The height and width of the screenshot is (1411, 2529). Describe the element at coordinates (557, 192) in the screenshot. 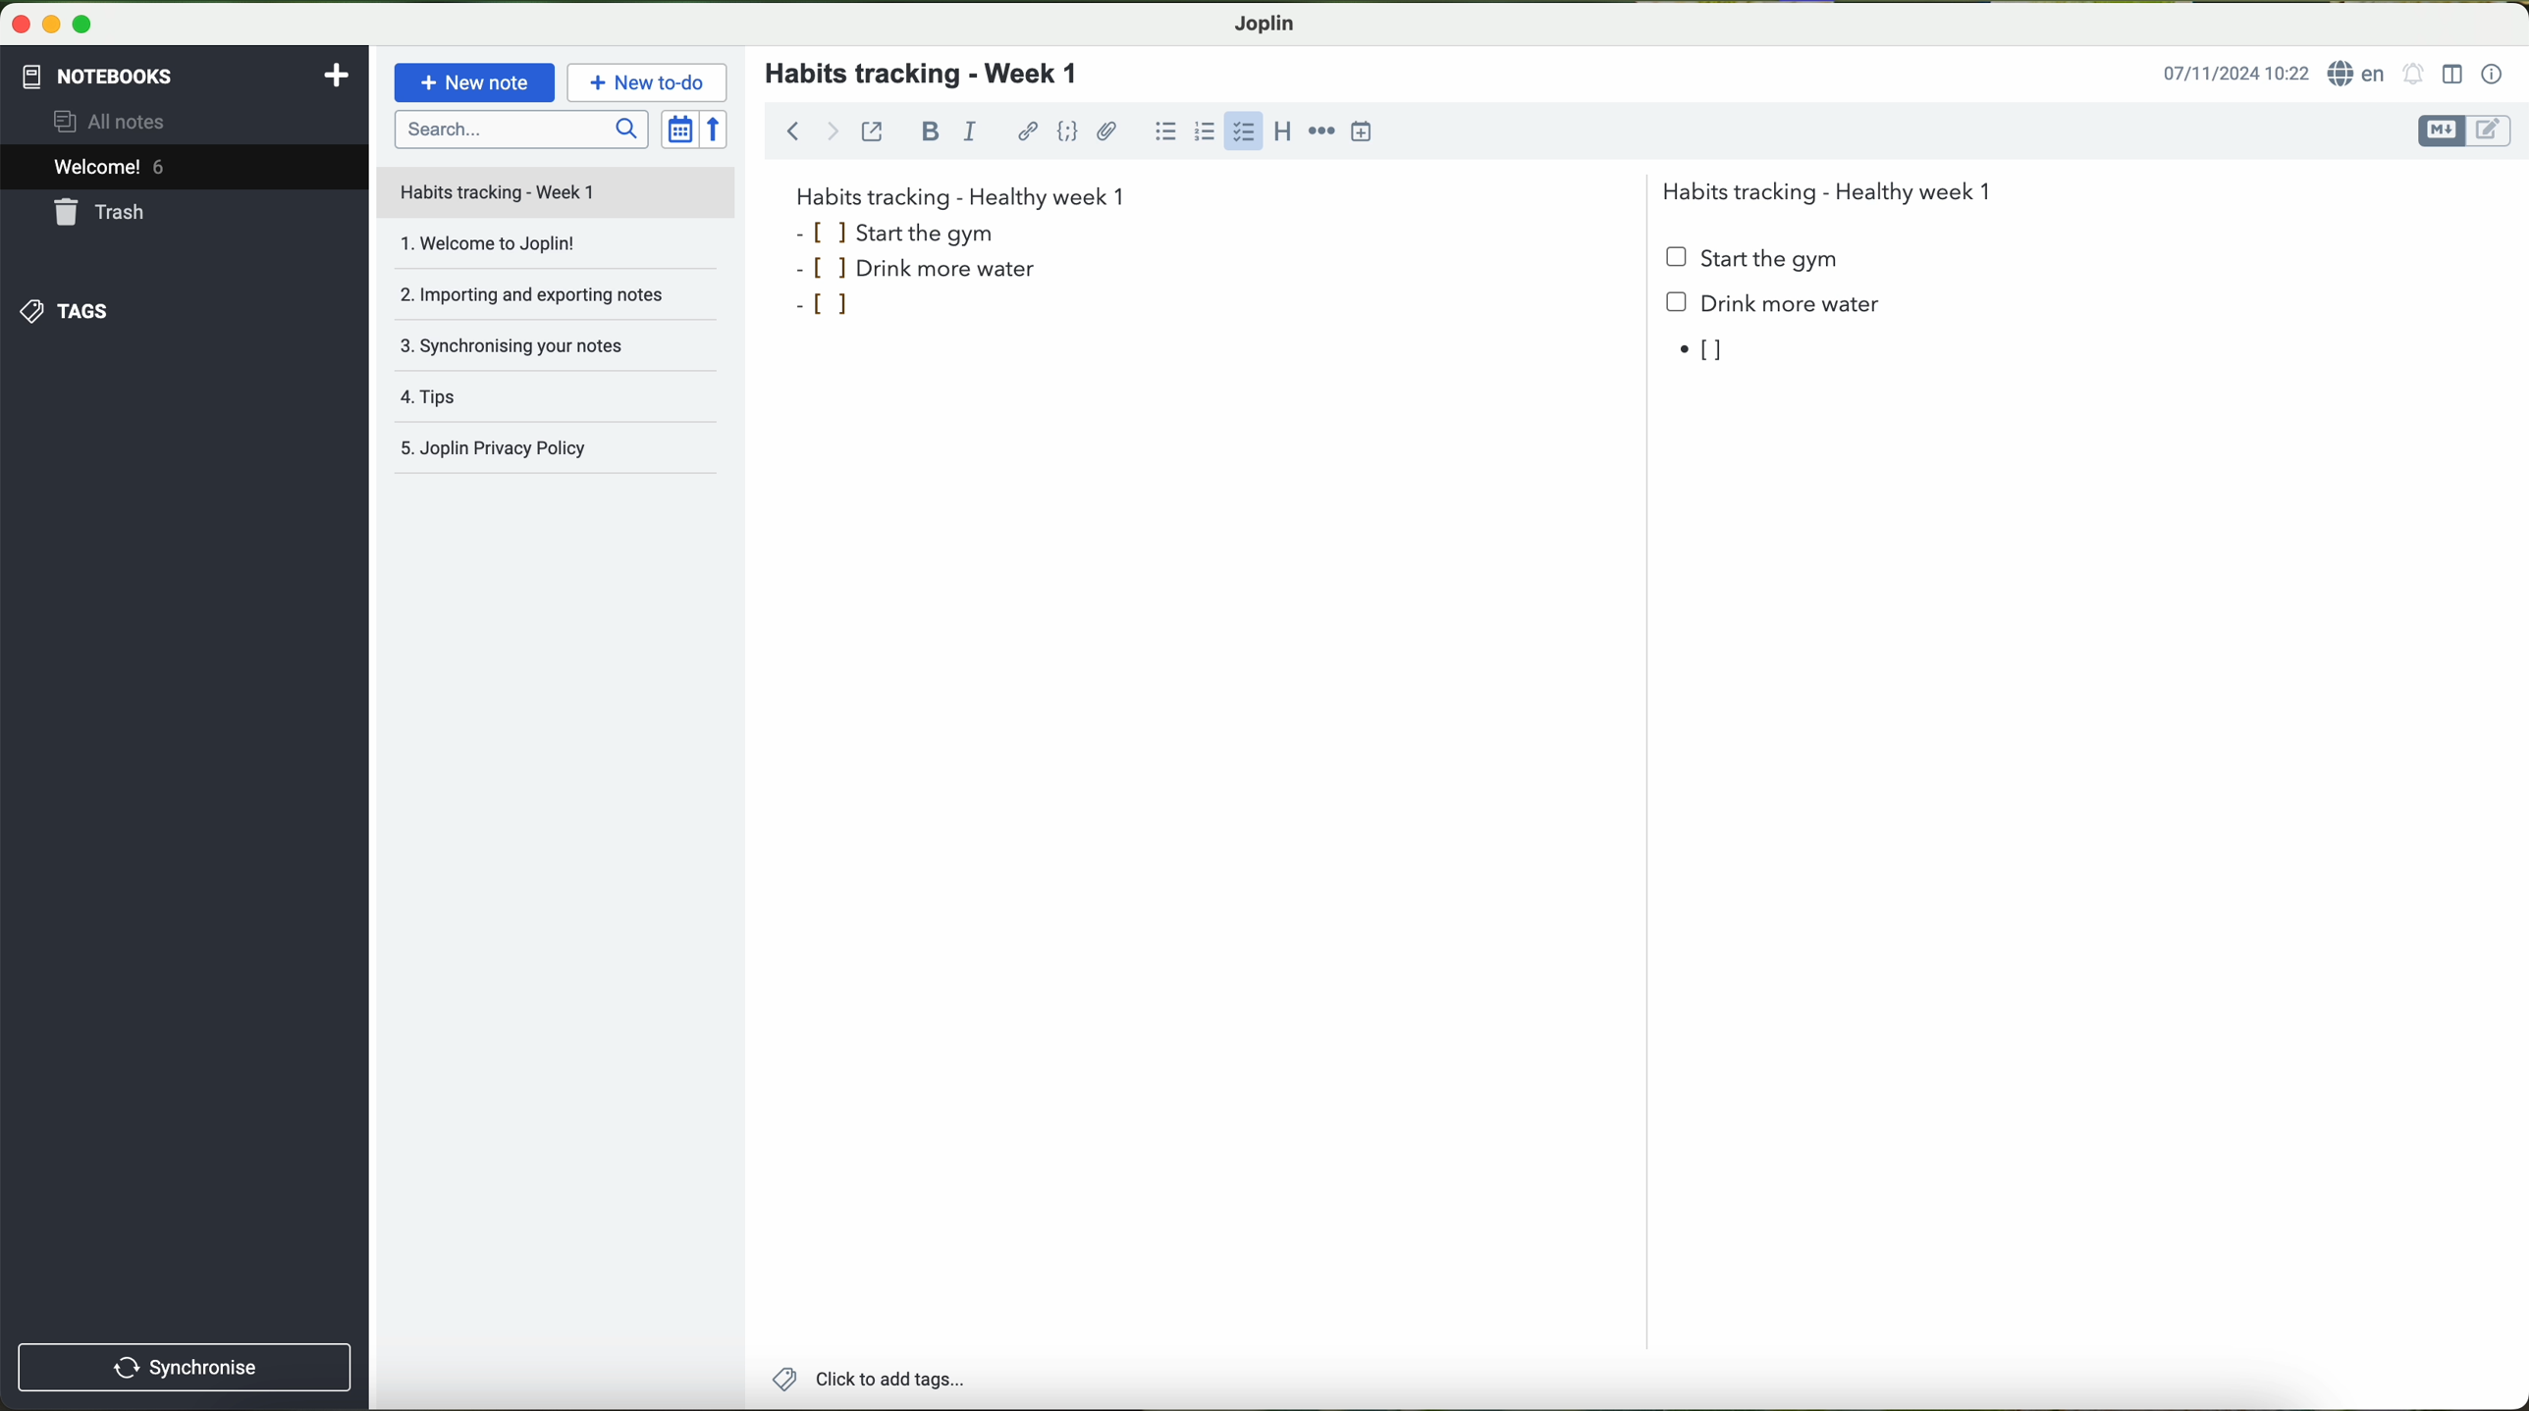

I see `file title` at that location.